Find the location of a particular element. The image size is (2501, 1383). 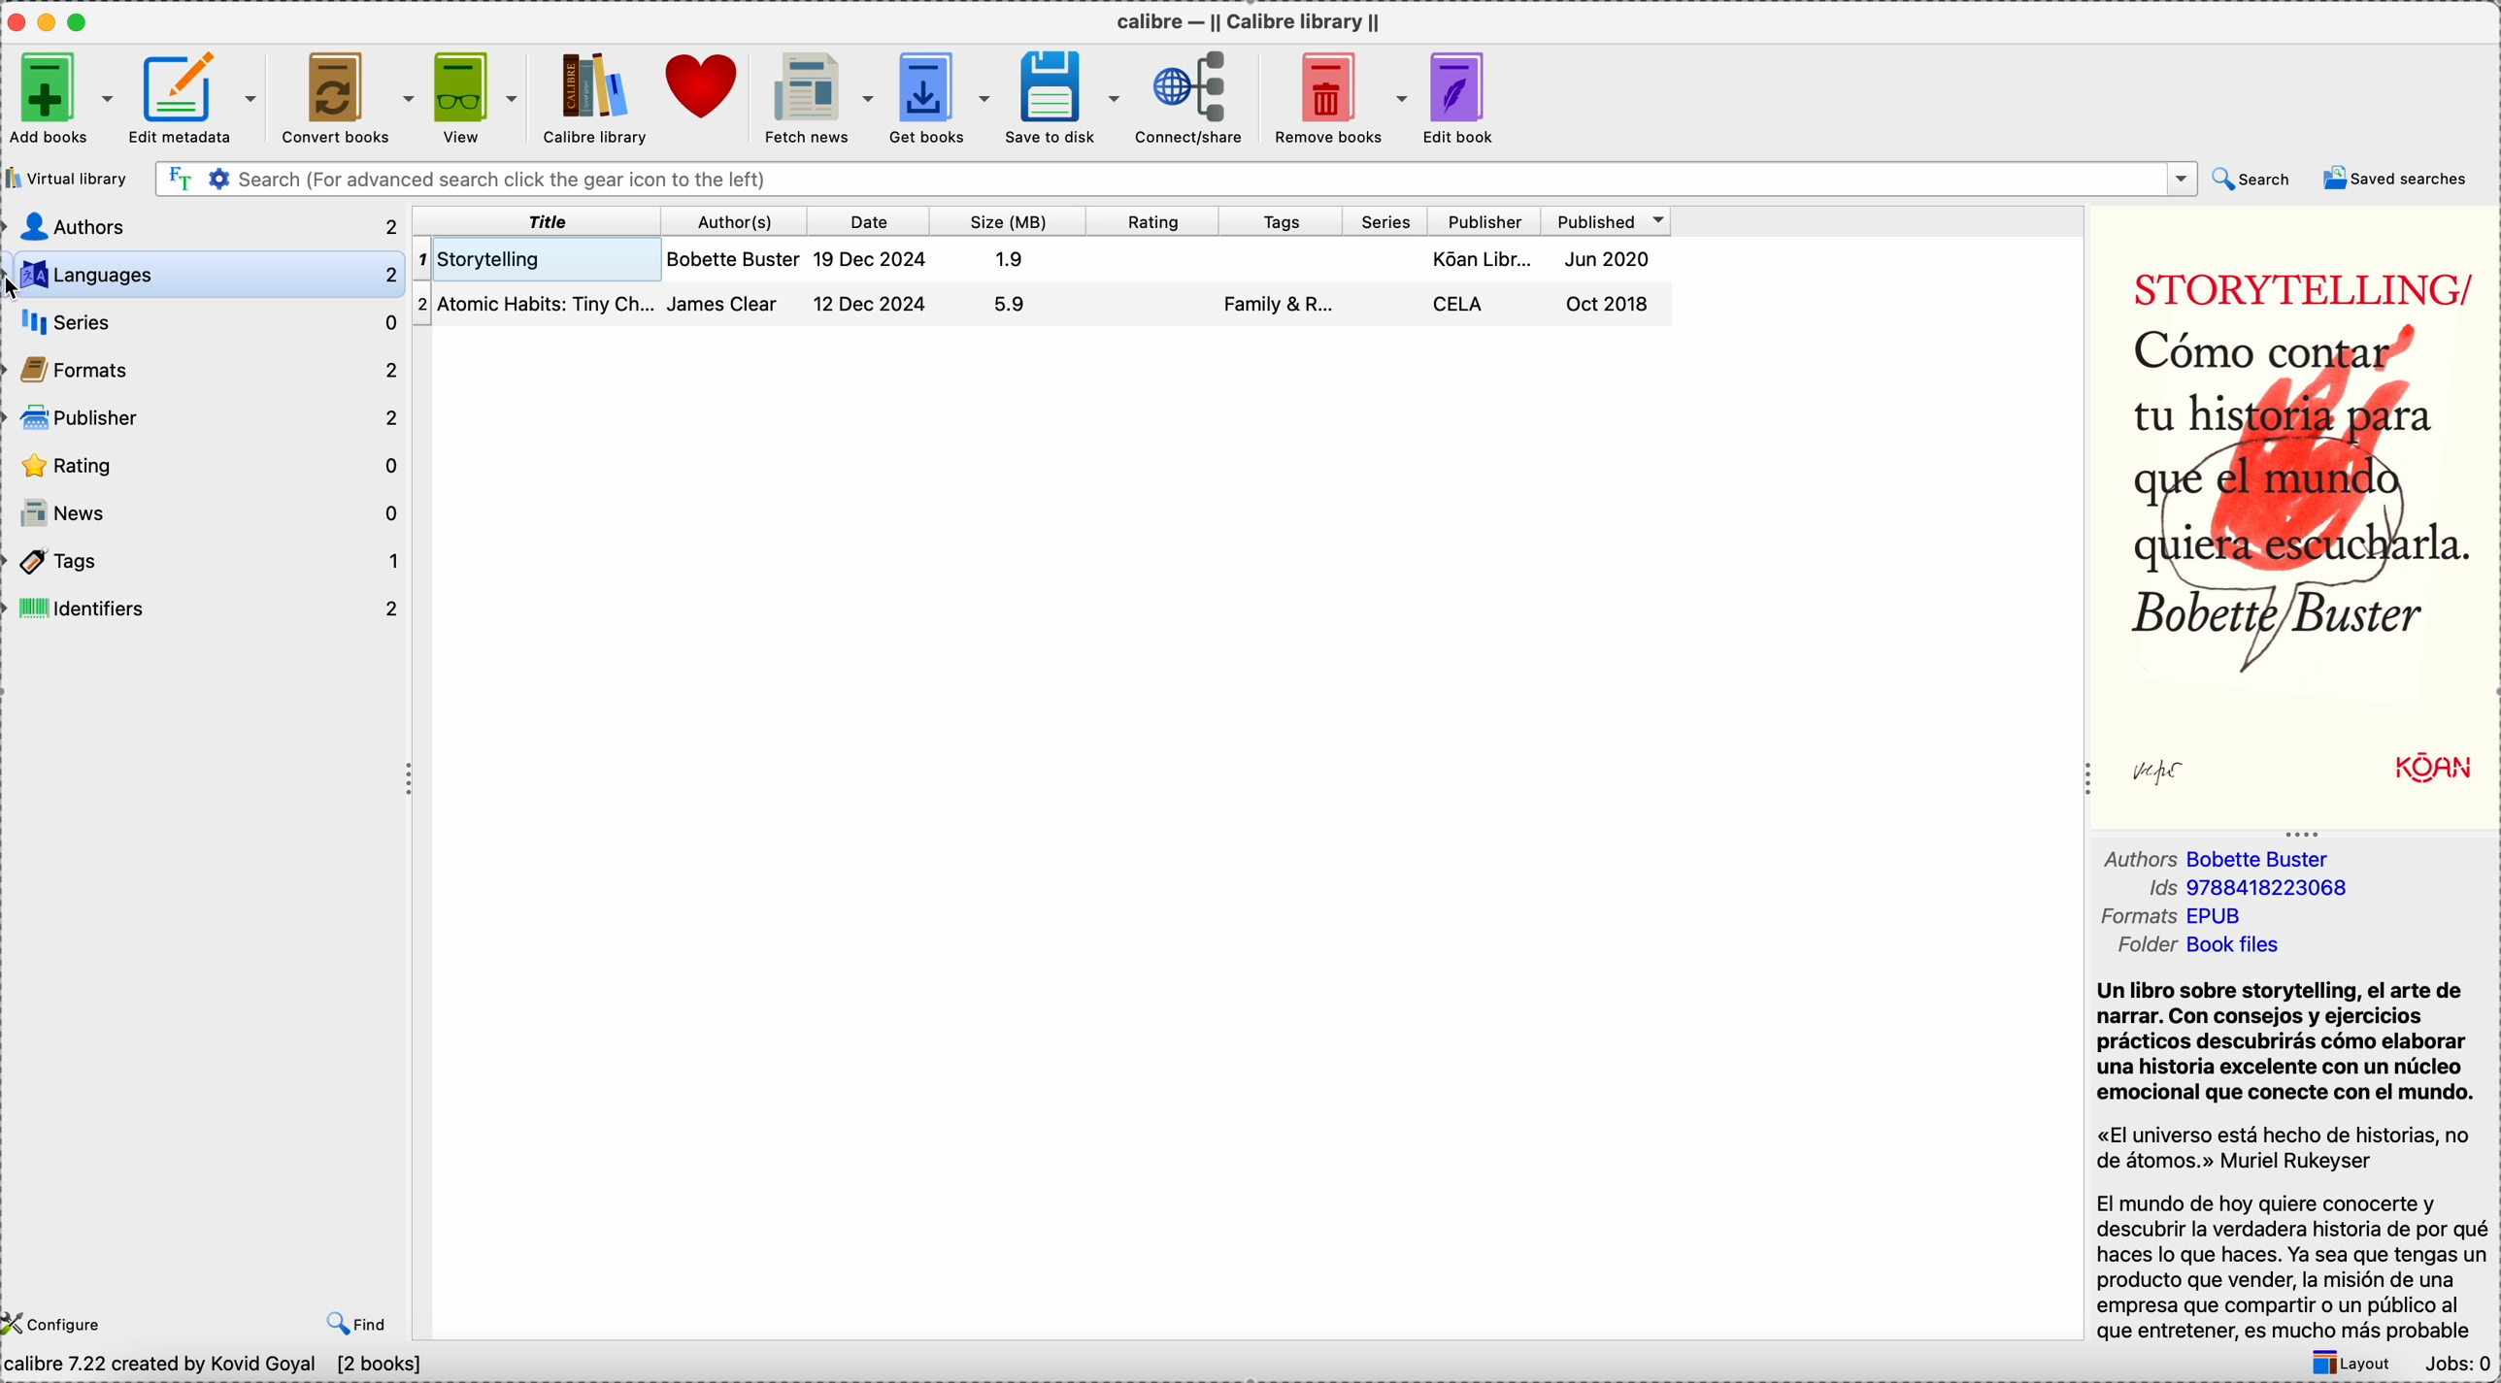

layout is located at coordinates (2355, 1364).